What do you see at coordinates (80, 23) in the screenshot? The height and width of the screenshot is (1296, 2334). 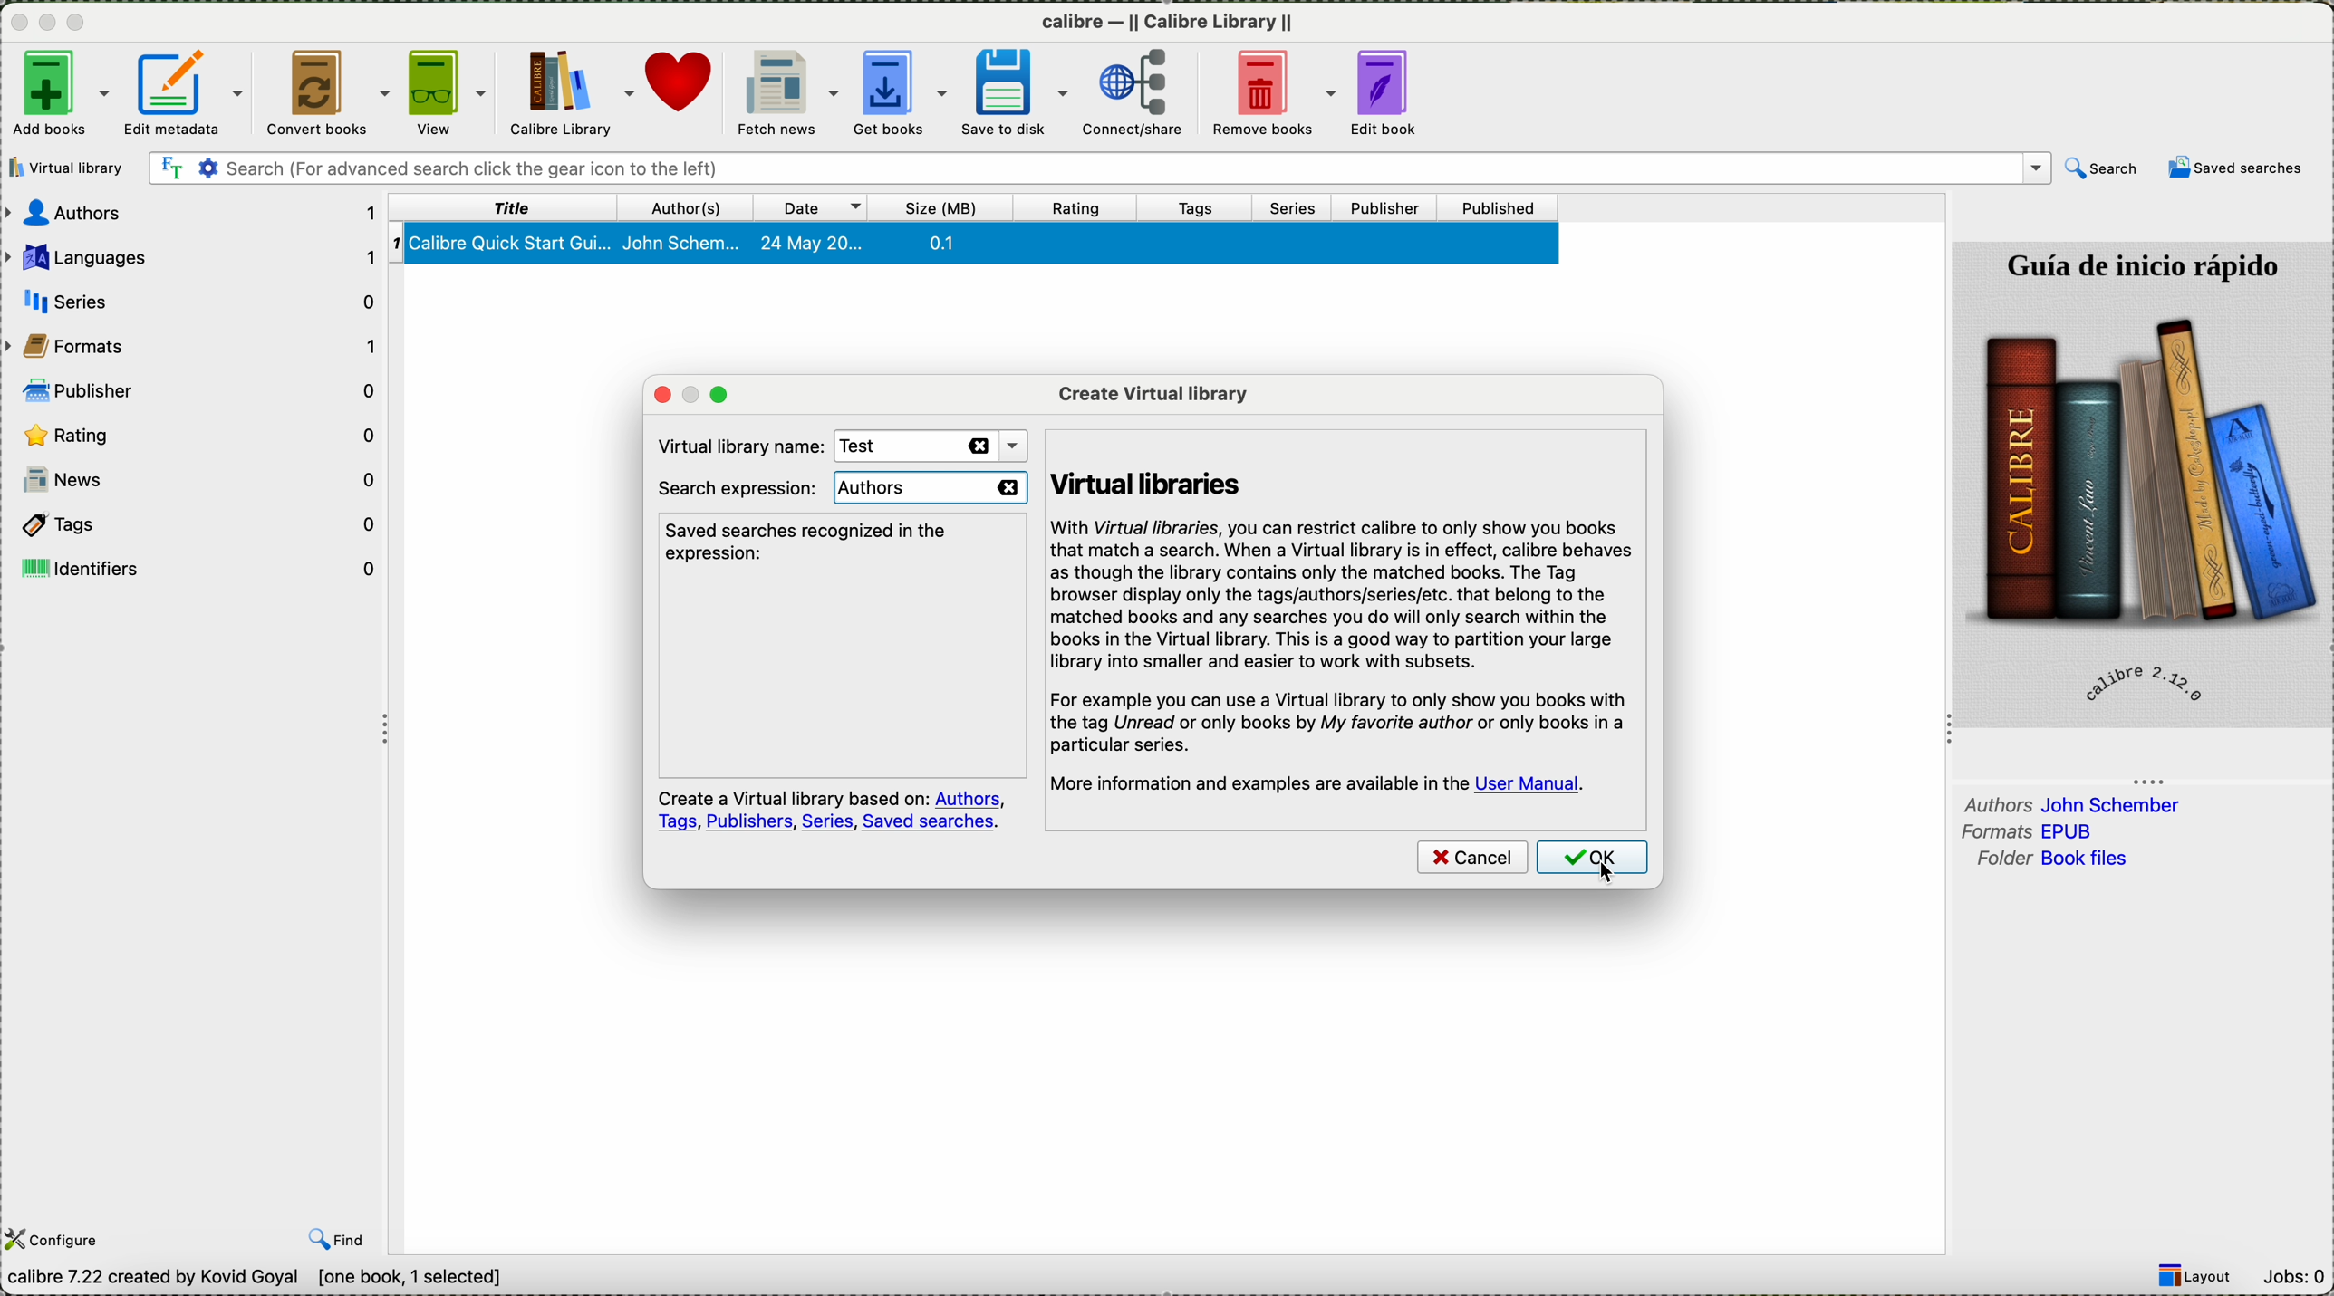 I see `maximize program` at bounding box center [80, 23].